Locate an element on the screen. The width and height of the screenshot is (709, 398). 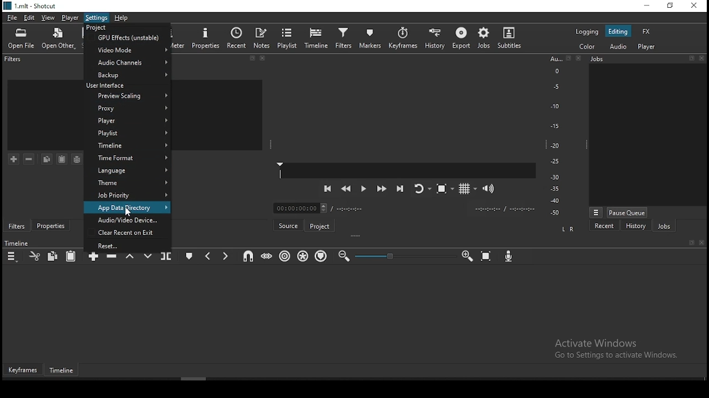
properties is located at coordinates (50, 227).